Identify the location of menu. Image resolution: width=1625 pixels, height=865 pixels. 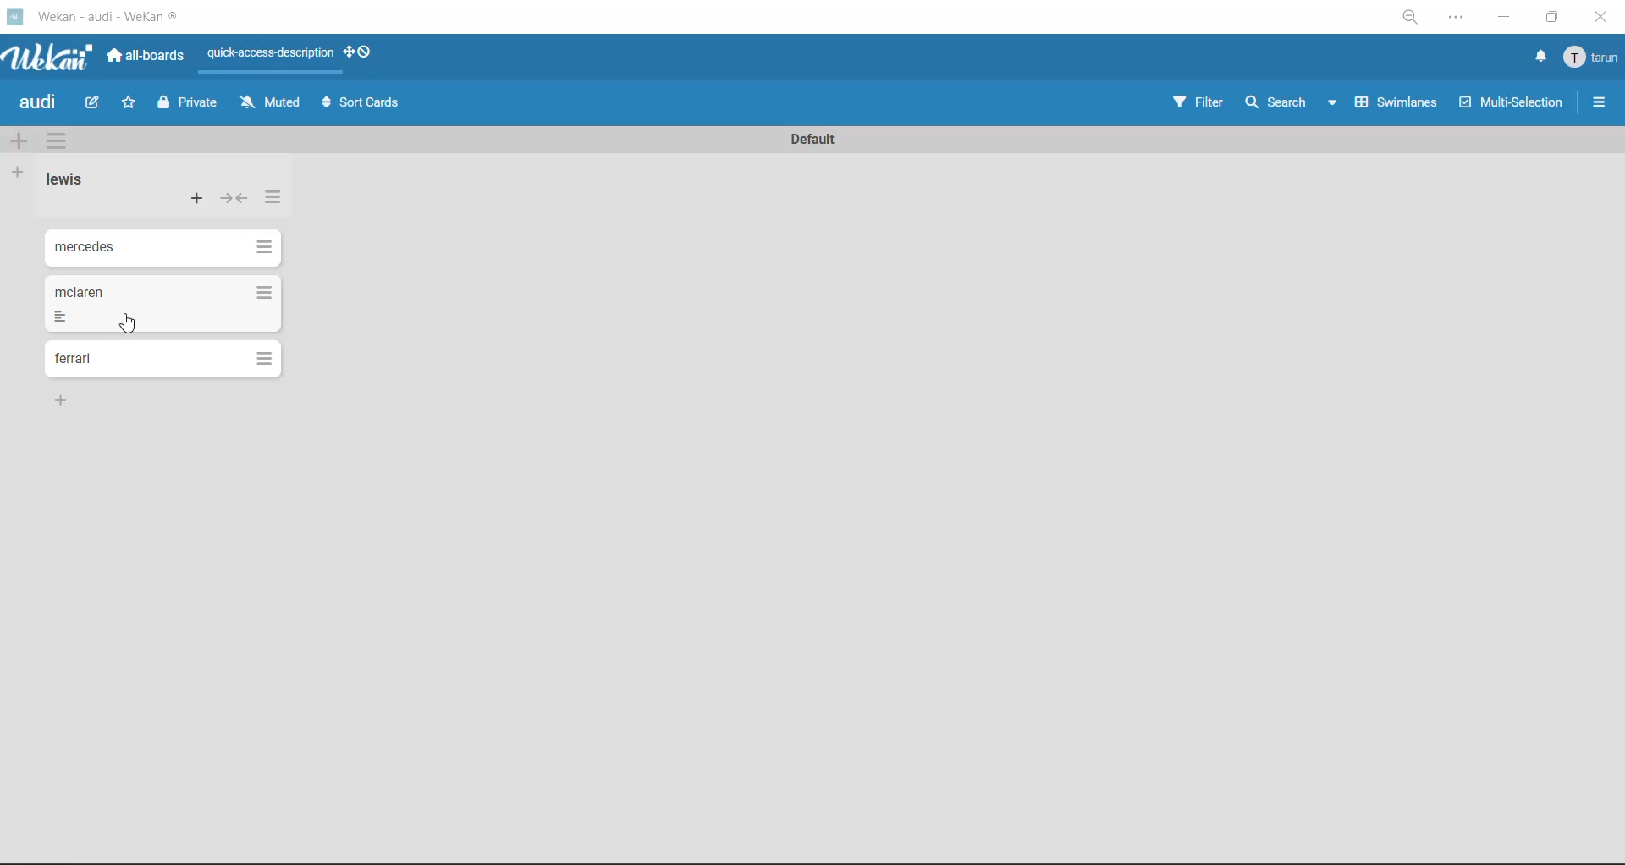
(1593, 58).